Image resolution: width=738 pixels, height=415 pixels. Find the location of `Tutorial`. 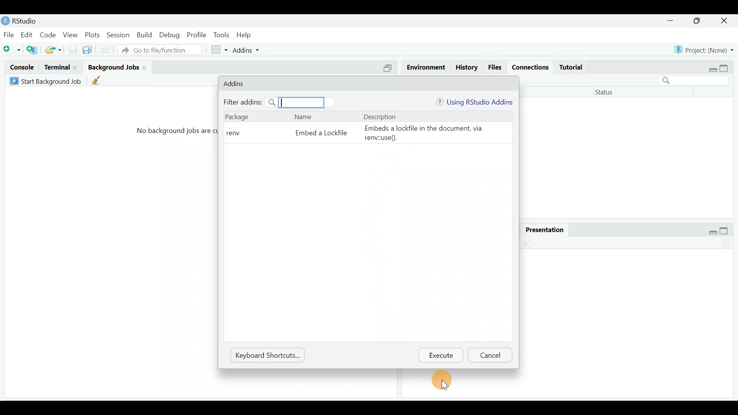

Tutorial is located at coordinates (572, 68).